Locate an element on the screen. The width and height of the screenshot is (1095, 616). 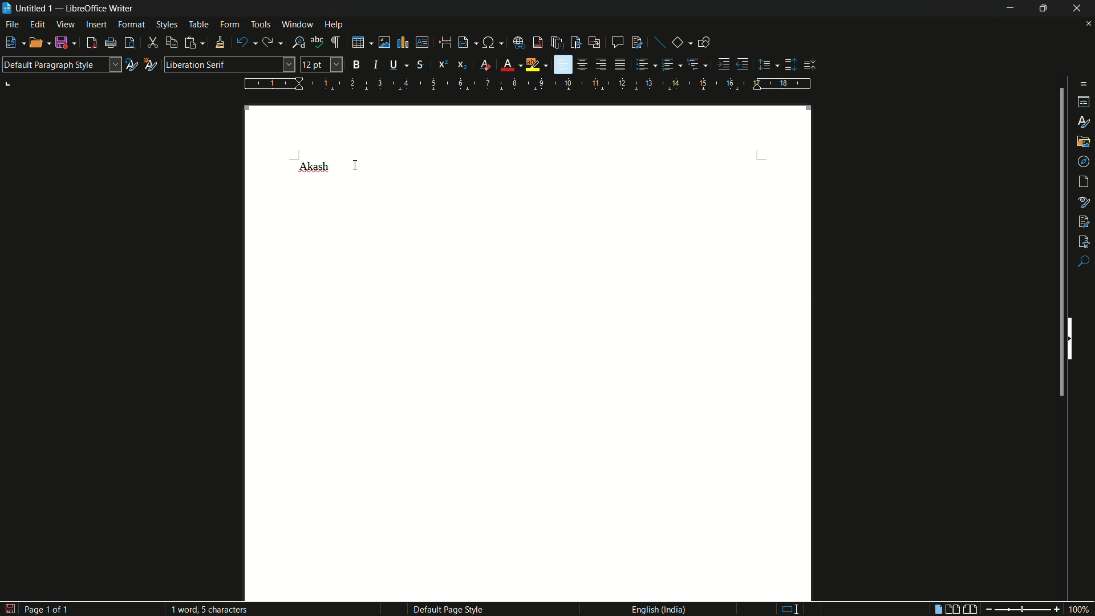
scroll bar is located at coordinates (1058, 245).